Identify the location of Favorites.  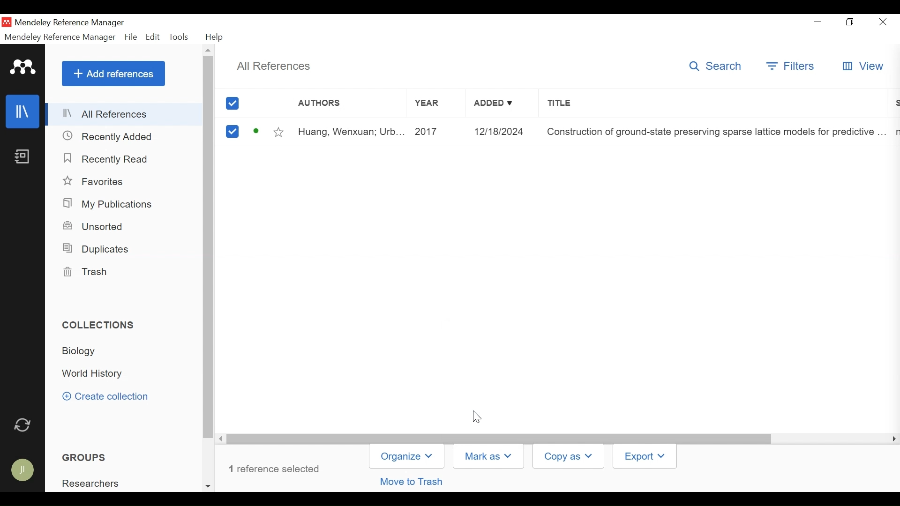
(97, 181).